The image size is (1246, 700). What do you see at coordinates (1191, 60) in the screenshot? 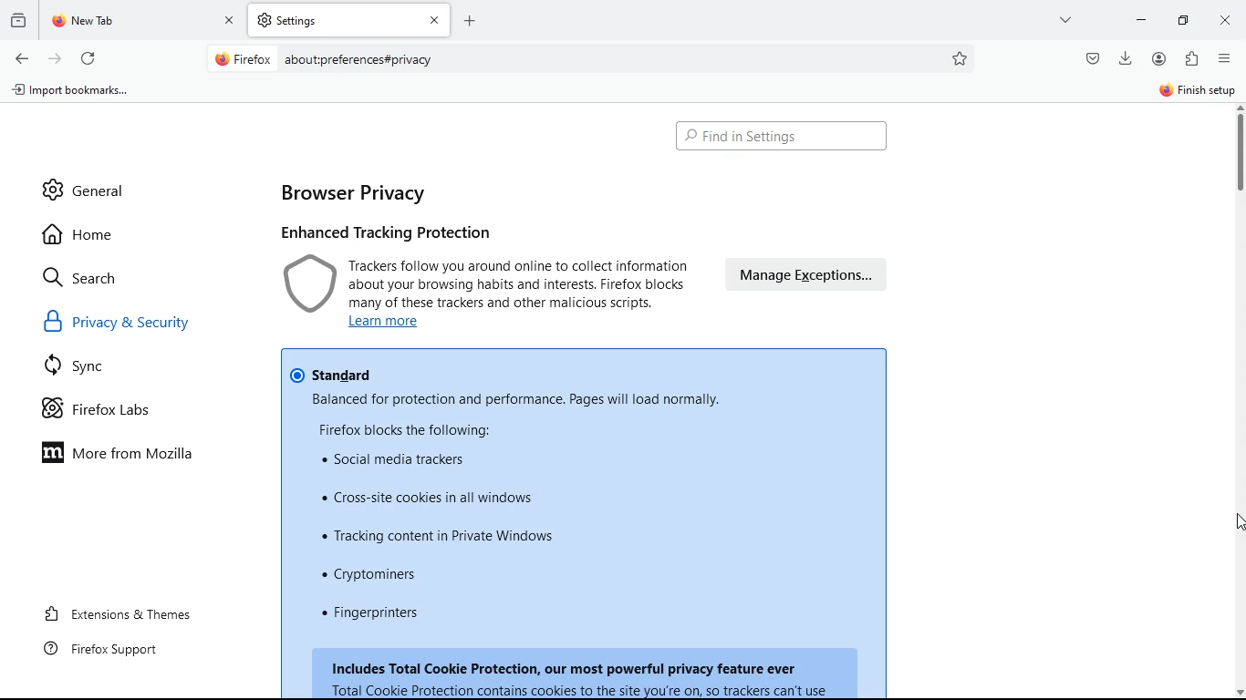
I see `extentions` at bounding box center [1191, 60].